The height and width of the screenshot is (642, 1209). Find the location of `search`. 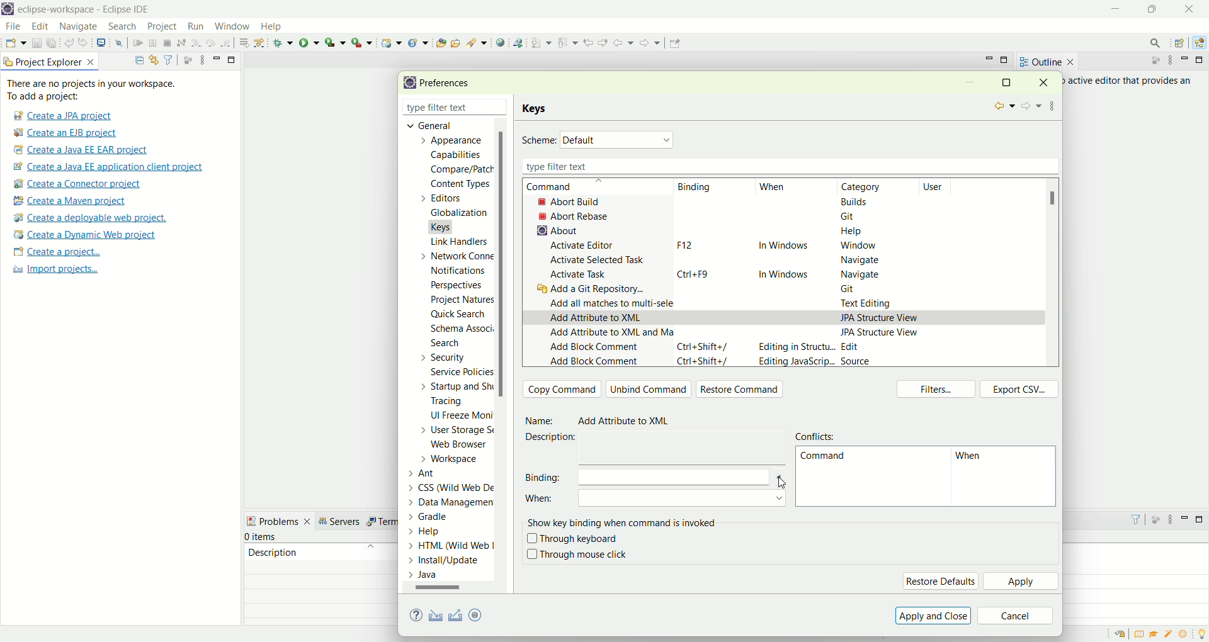

search is located at coordinates (477, 42).